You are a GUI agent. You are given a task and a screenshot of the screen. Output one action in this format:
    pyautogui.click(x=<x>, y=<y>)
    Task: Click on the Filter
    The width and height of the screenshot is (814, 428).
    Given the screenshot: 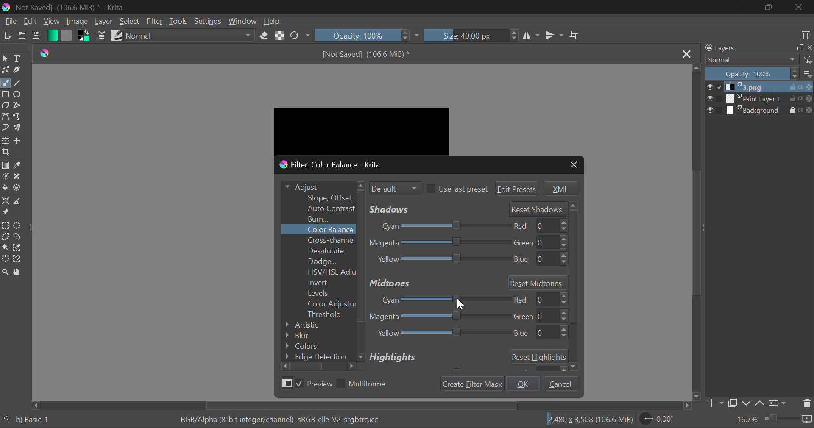 What is the action you would take?
    pyautogui.click(x=155, y=22)
    